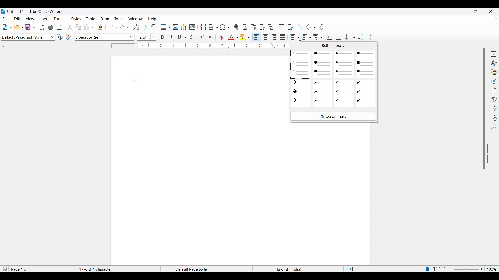  I want to click on Edit, so click(17, 18).